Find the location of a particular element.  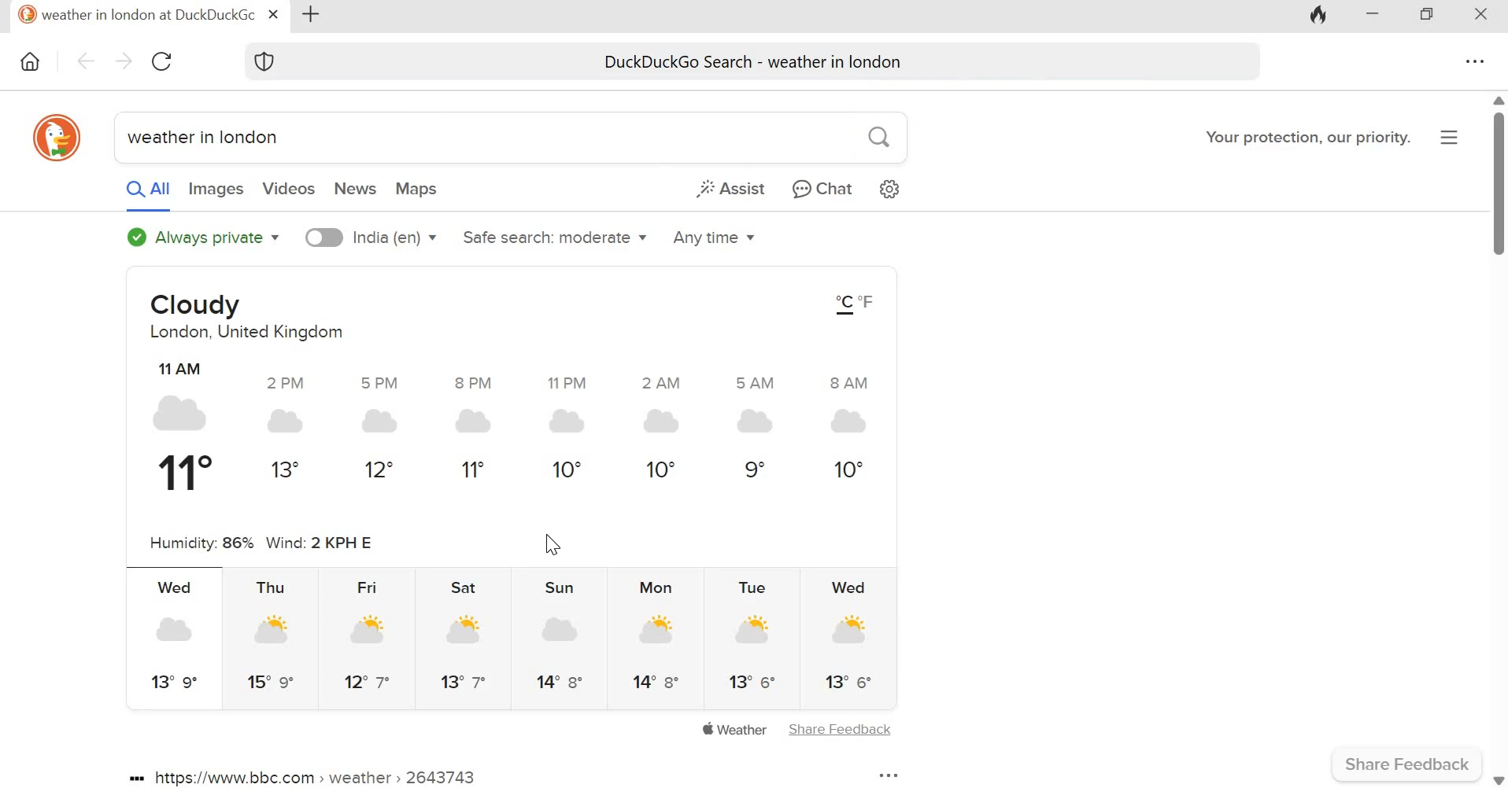

13° 7 is located at coordinates (463, 683).